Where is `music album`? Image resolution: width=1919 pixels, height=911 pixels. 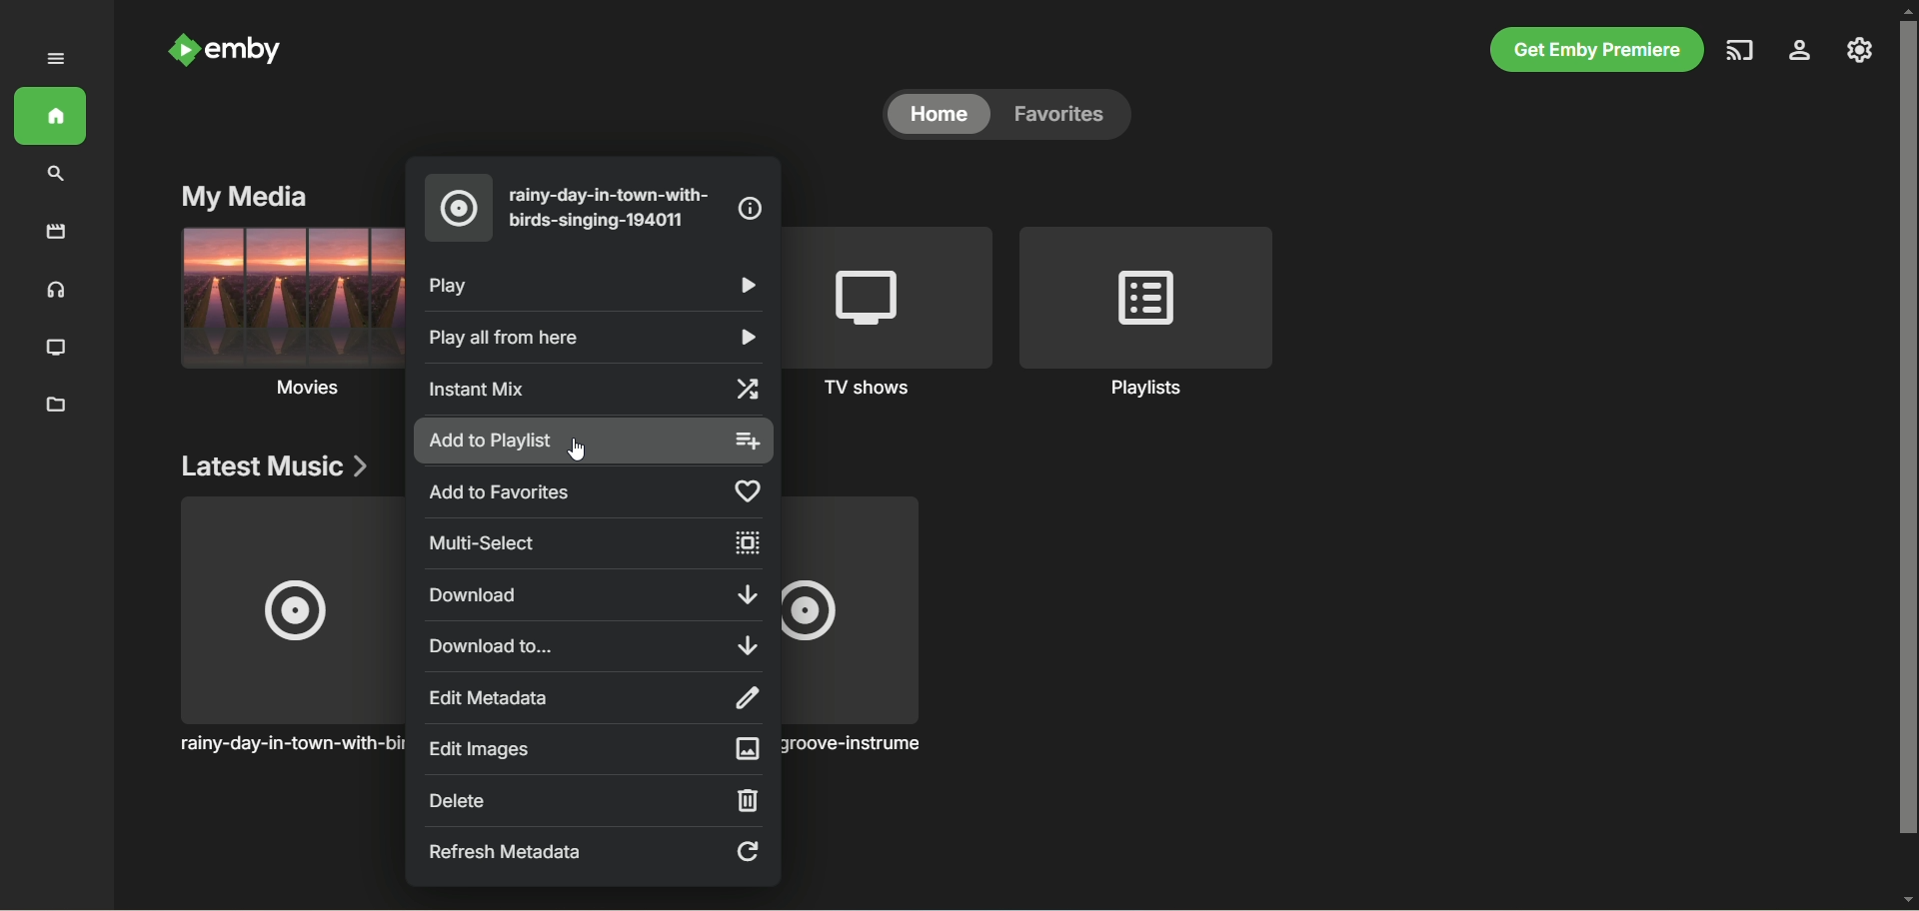
music album is located at coordinates (455, 208).